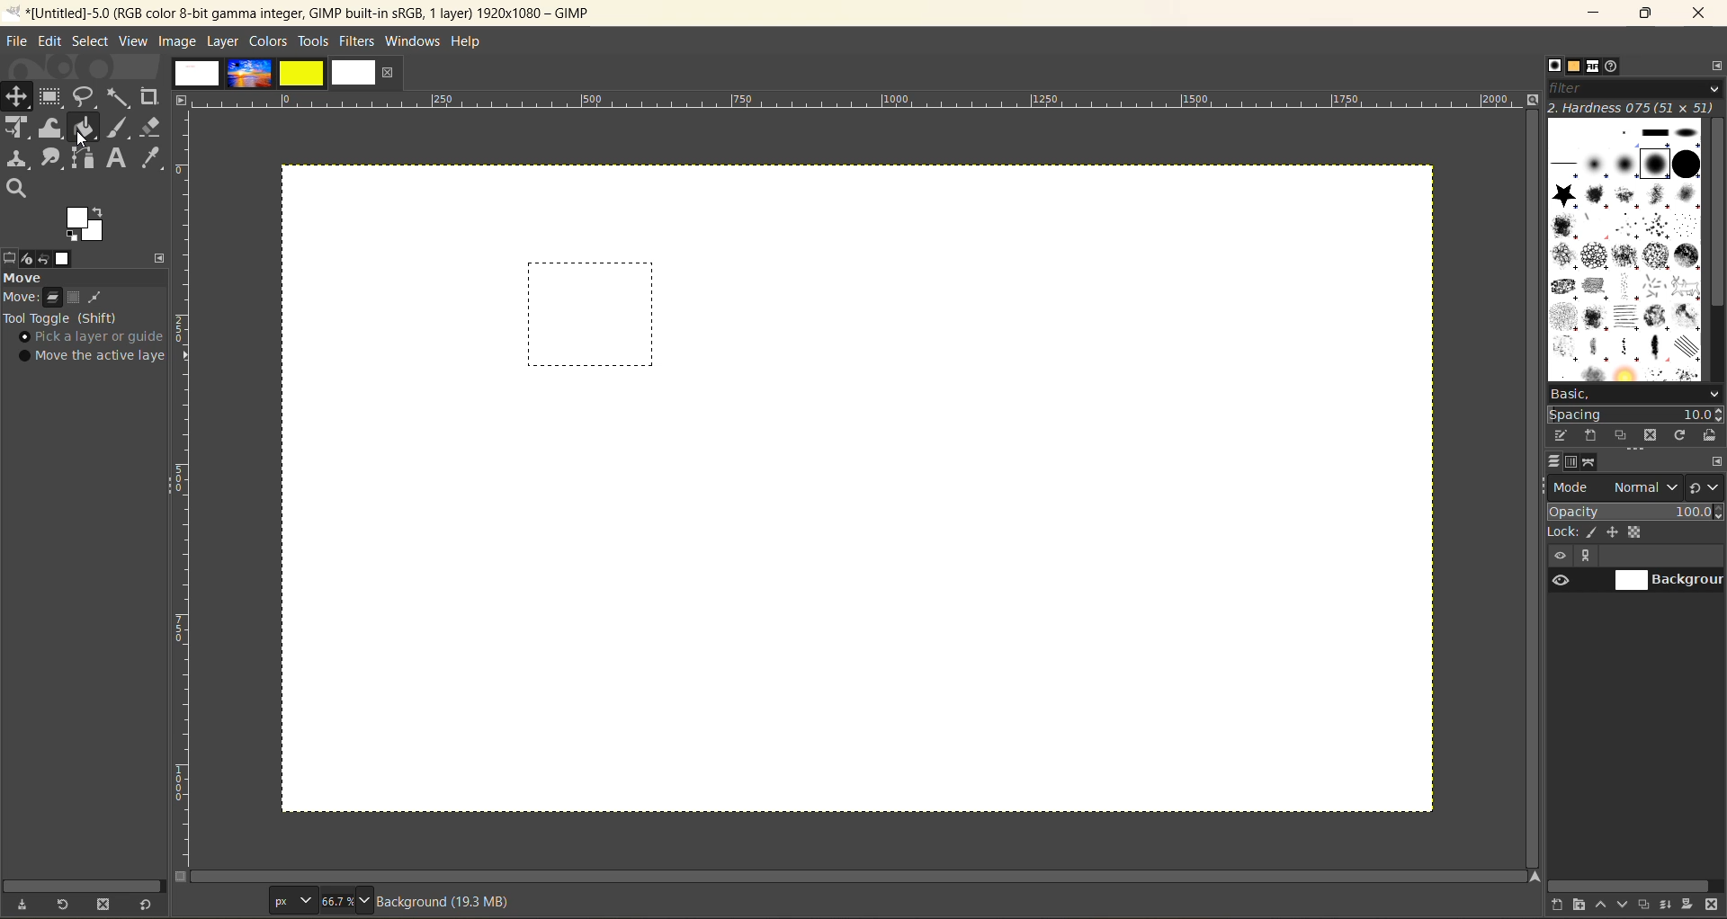  I want to click on tool options, so click(11, 257).